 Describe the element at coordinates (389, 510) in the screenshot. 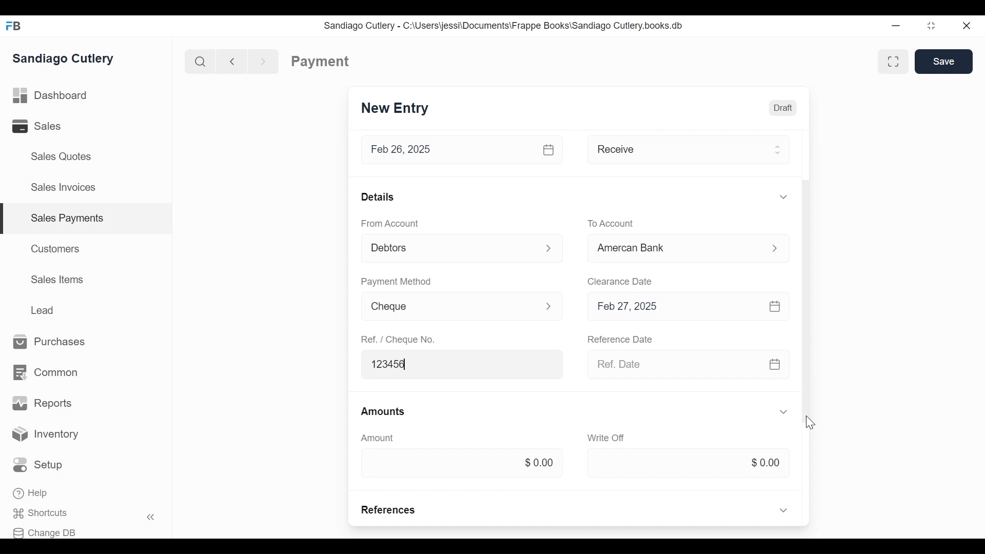

I see `References` at that location.